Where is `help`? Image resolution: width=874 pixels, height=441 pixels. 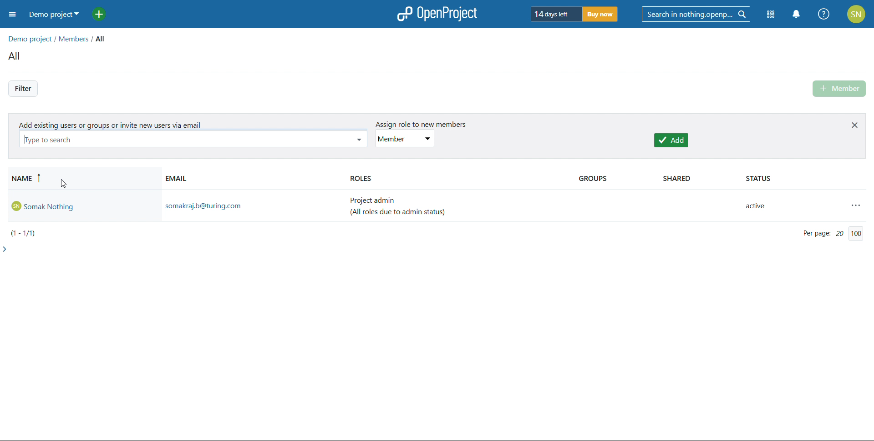 help is located at coordinates (824, 14).